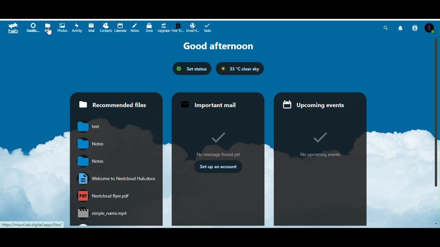 This screenshot has width=440, height=247. I want to click on URL, so click(32, 225).